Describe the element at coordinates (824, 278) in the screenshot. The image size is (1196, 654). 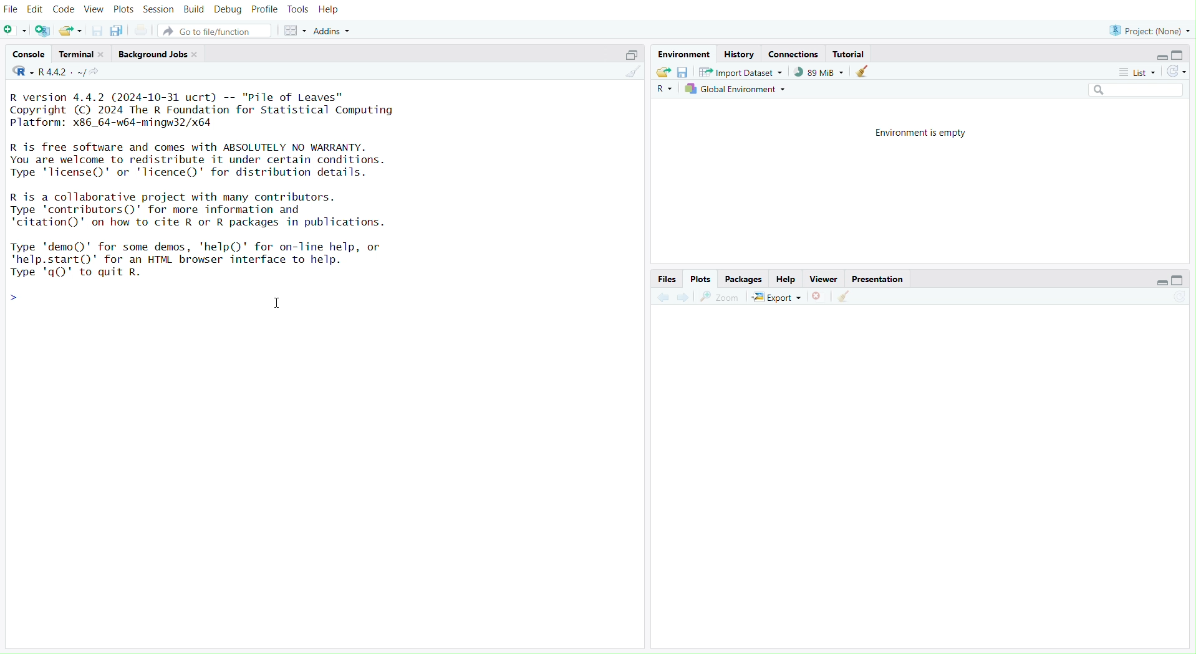
I see `Viewer` at that location.